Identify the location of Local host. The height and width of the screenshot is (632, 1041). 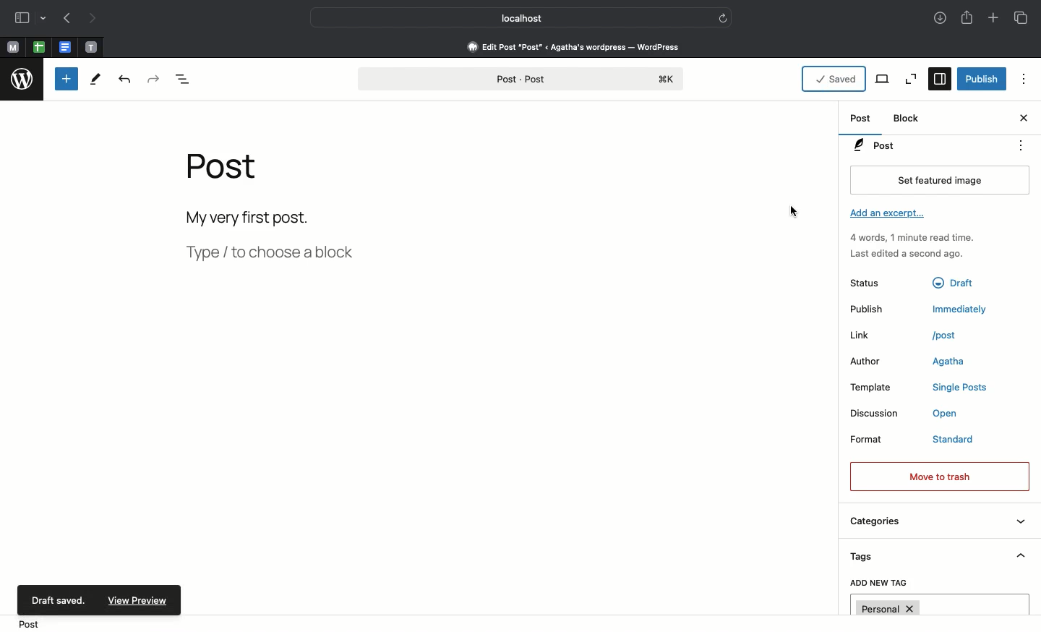
(511, 17).